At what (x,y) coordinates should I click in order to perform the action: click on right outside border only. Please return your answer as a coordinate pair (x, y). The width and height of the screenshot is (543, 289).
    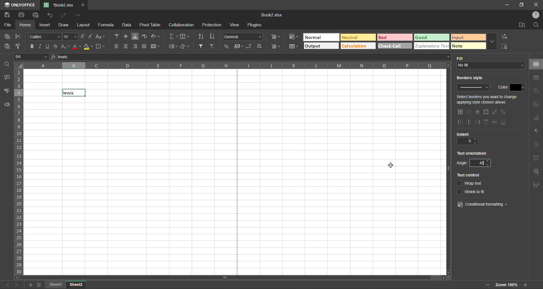
    Looking at the image, I should click on (477, 122).